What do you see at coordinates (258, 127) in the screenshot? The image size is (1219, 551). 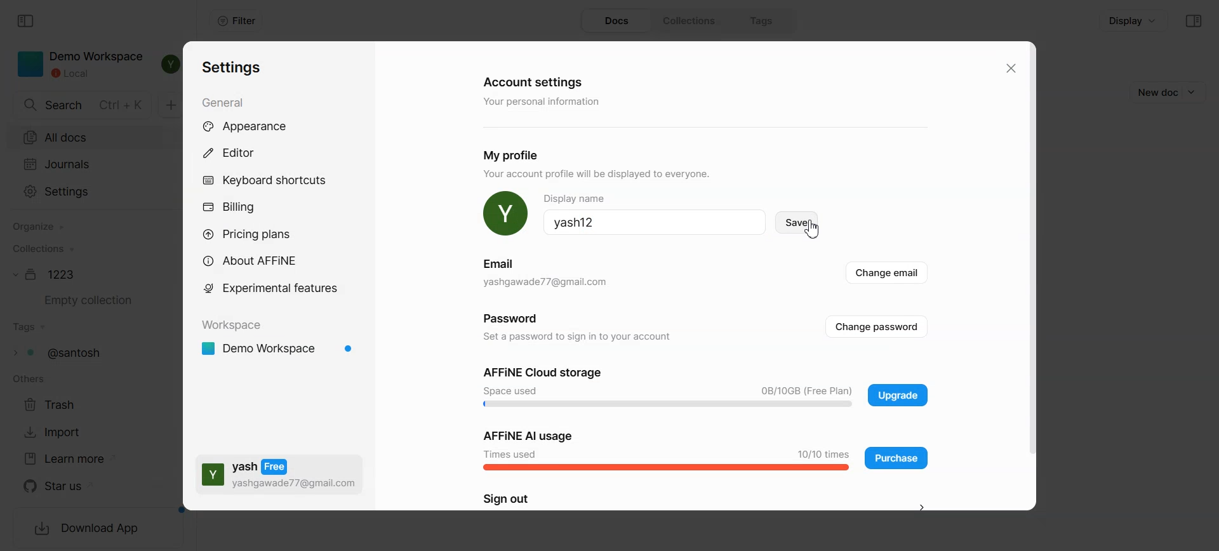 I see `Appearance` at bounding box center [258, 127].